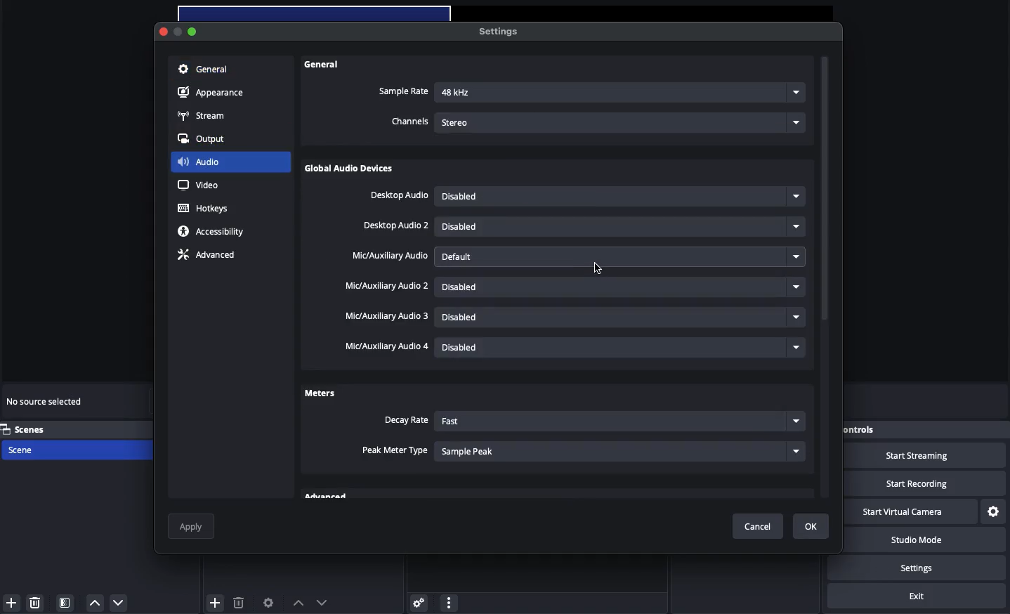  What do you see at coordinates (811, 526) in the screenshot?
I see `Ok` at bounding box center [811, 526].